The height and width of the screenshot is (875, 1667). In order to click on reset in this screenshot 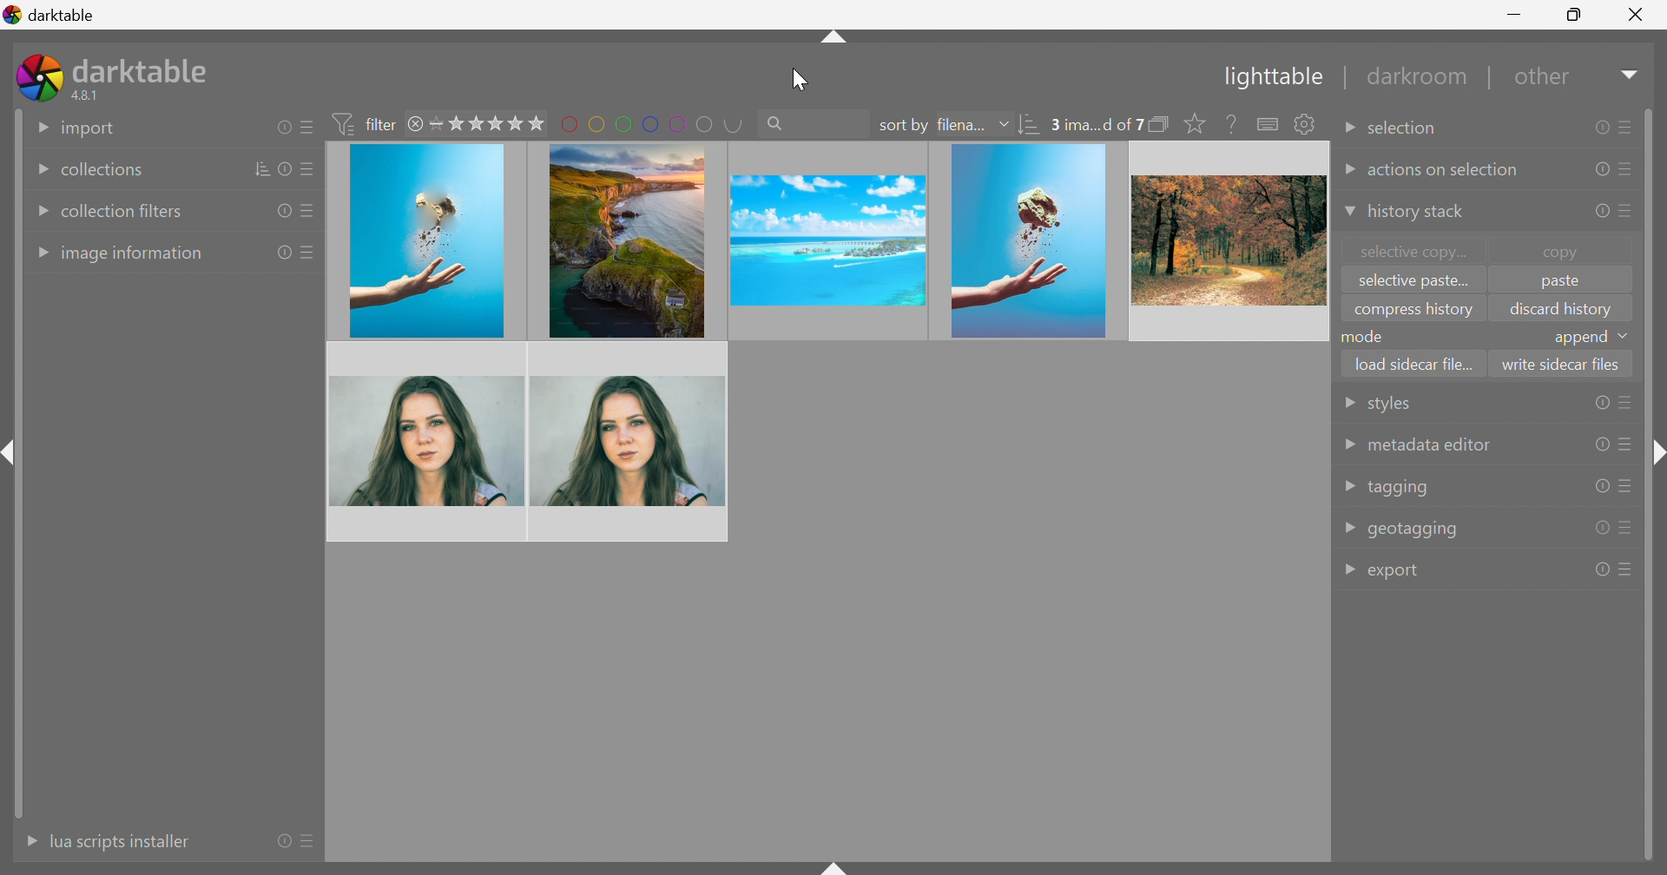, I will do `click(1600, 128)`.